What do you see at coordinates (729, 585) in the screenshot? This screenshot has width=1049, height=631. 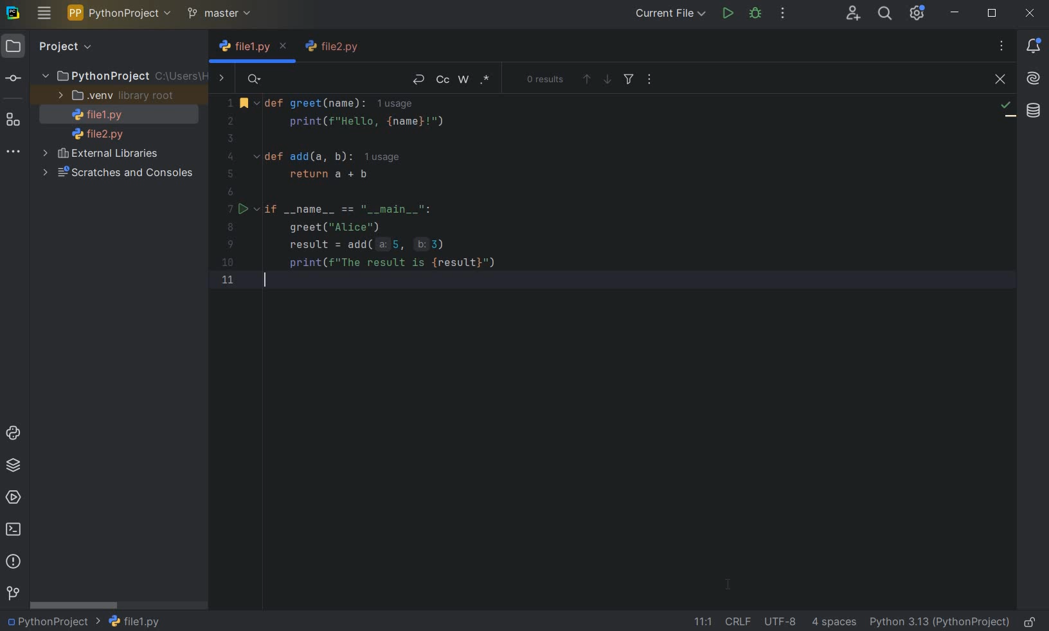 I see `CURSOR POSITION AFTER_LAST_ACTION` at bounding box center [729, 585].